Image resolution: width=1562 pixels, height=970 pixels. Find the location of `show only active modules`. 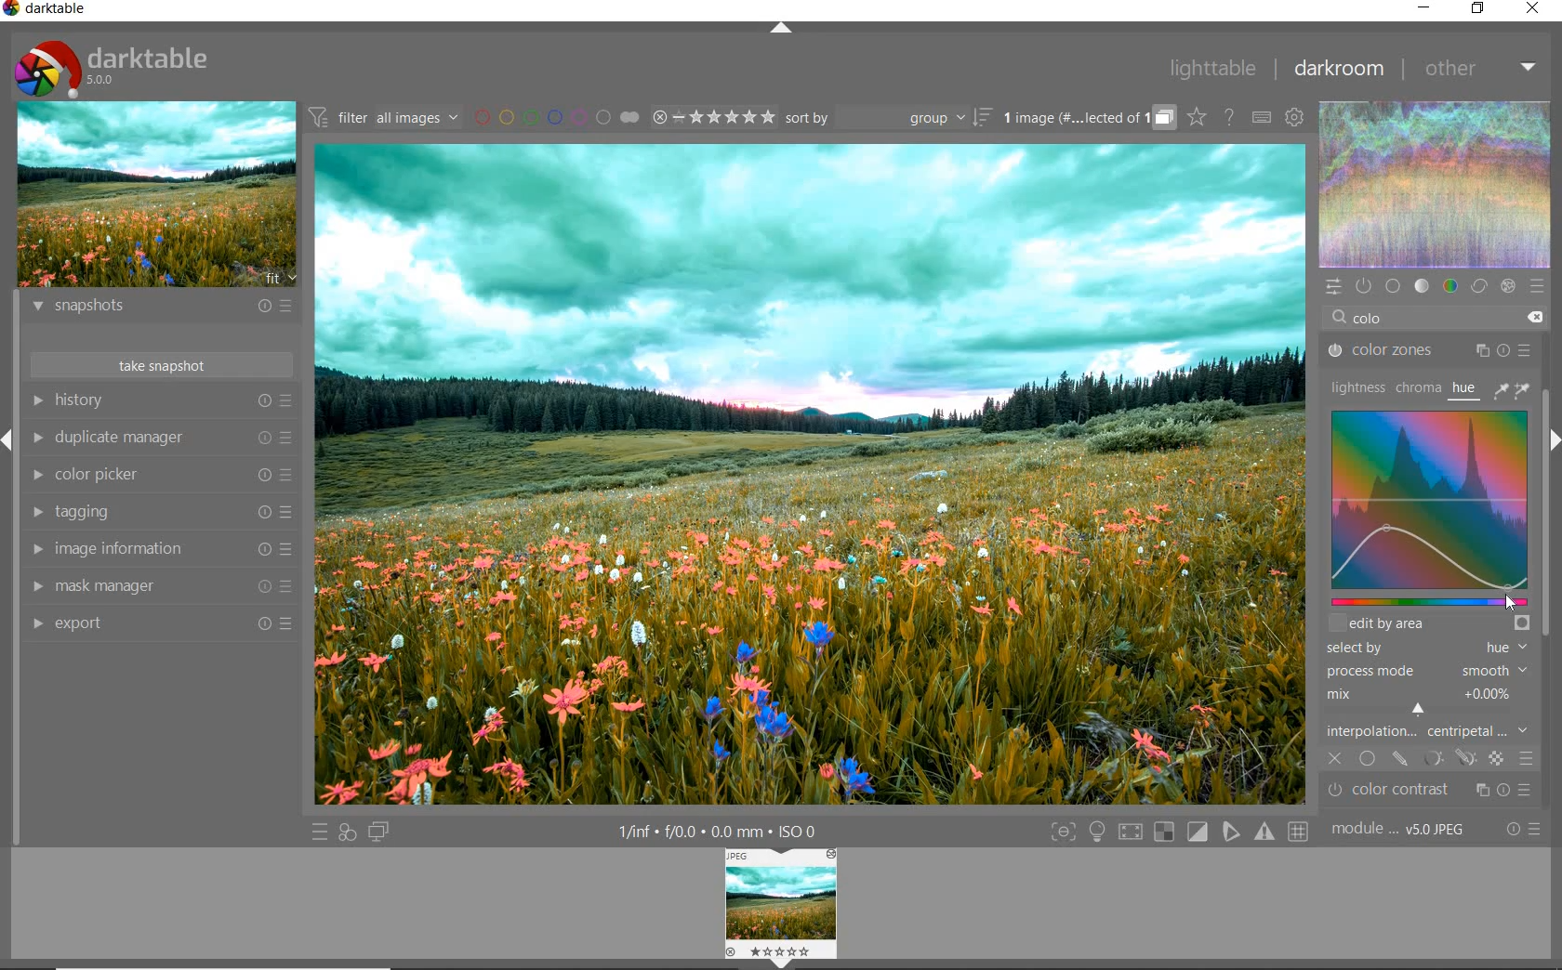

show only active modules is located at coordinates (1362, 284).